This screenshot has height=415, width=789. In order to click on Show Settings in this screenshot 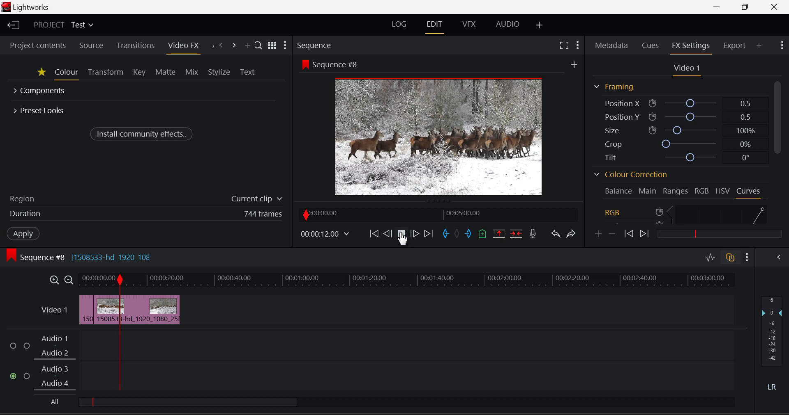, I will do `click(782, 46)`.